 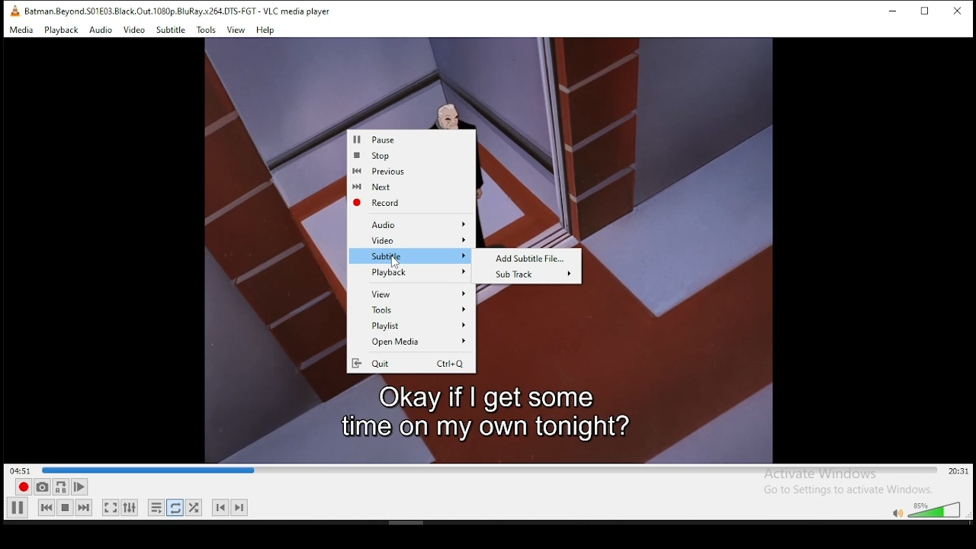 What do you see at coordinates (266, 31) in the screenshot?
I see `Help` at bounding box center [266, 31].